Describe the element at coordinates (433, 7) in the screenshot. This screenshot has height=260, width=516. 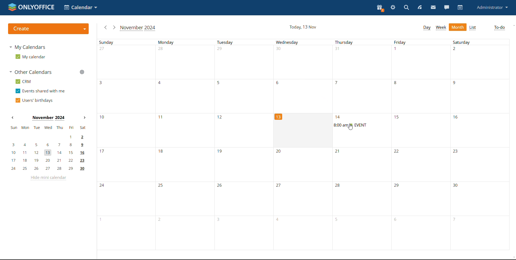
I see `mail` at that location.